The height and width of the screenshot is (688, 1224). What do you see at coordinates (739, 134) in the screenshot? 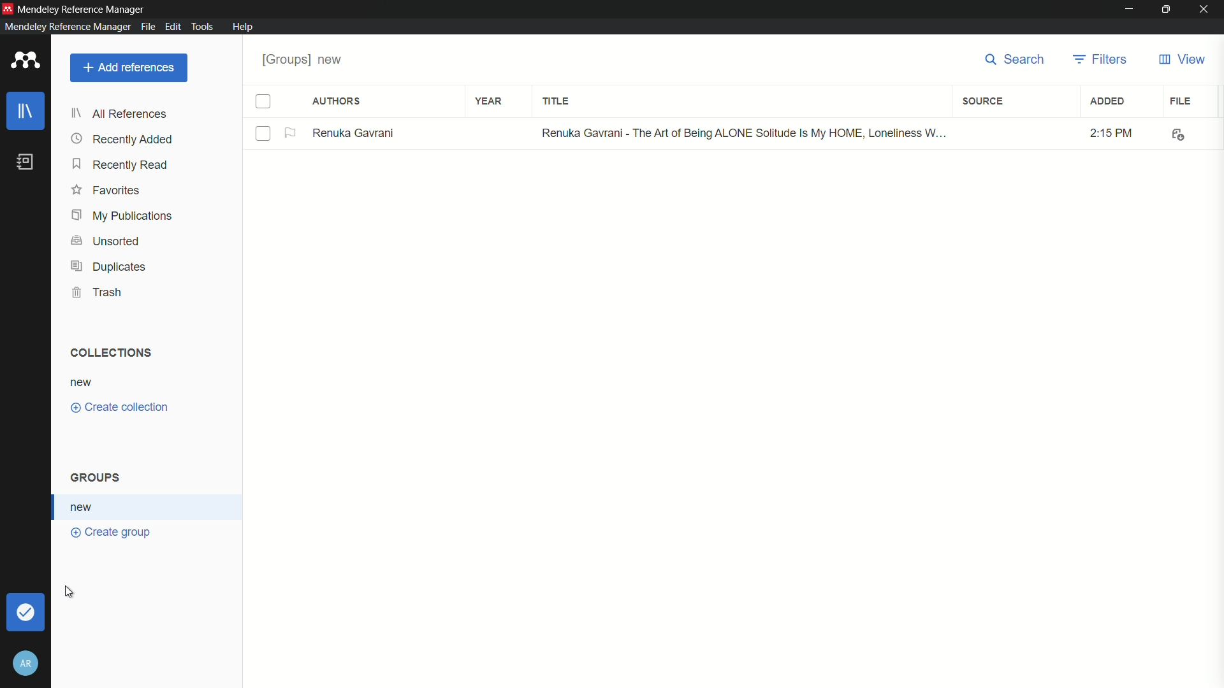
I see `Renuka Gavrani - The Art of Being ALONE Solitude is My HOME, Loneliness W...` at bounding box center [739, 134].